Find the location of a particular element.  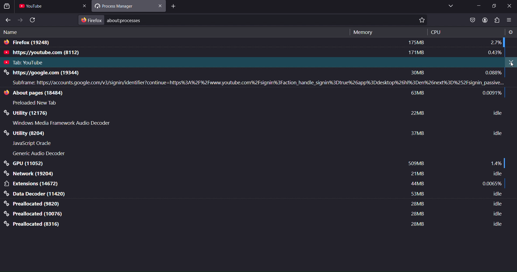

idle is located at coordinates (495, 204).